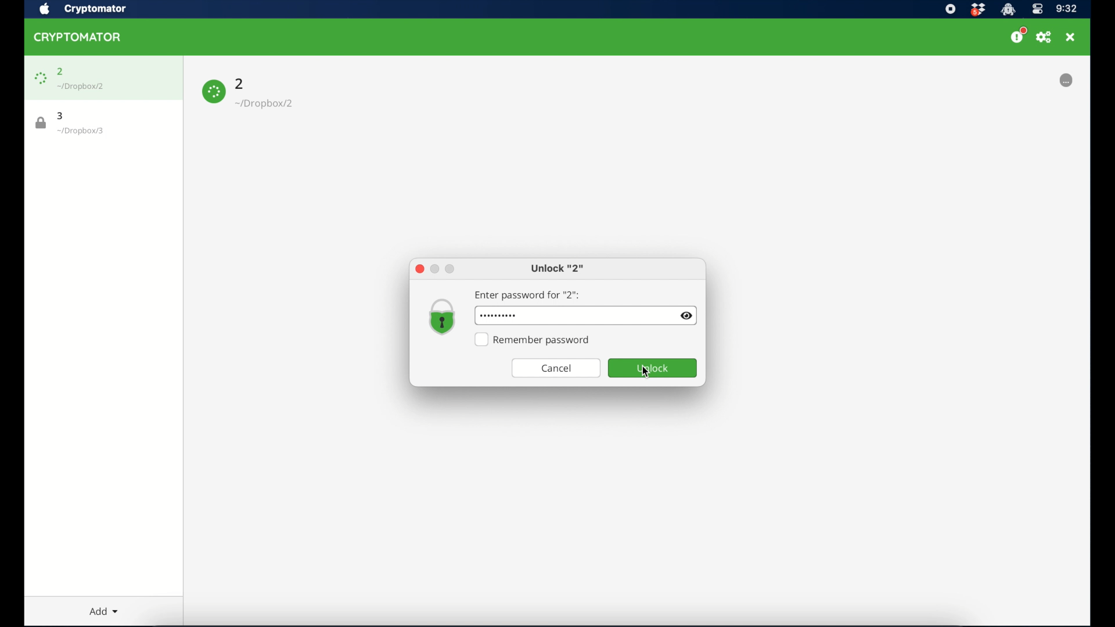 The width and height of the screenshot is (1115, 627). What do you see at coordinates (434, 269) in the screenshot?
I see `minimize` at bounding box center [434, 269].